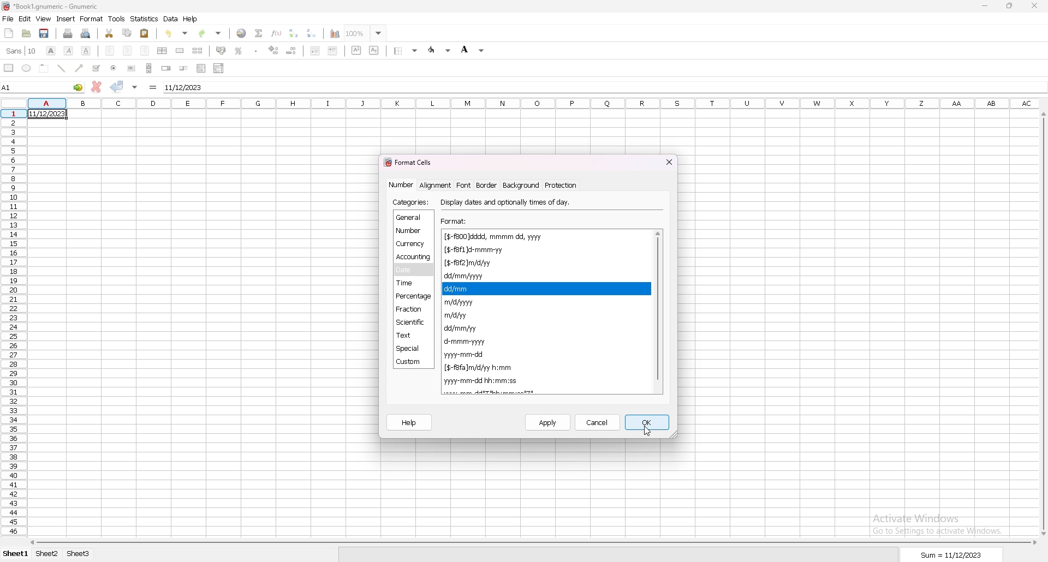 The height and width of the screenshot is (562, 1048). Describe the element at coordinates (145, 51) in the screenshot. I see `right align` at that location.